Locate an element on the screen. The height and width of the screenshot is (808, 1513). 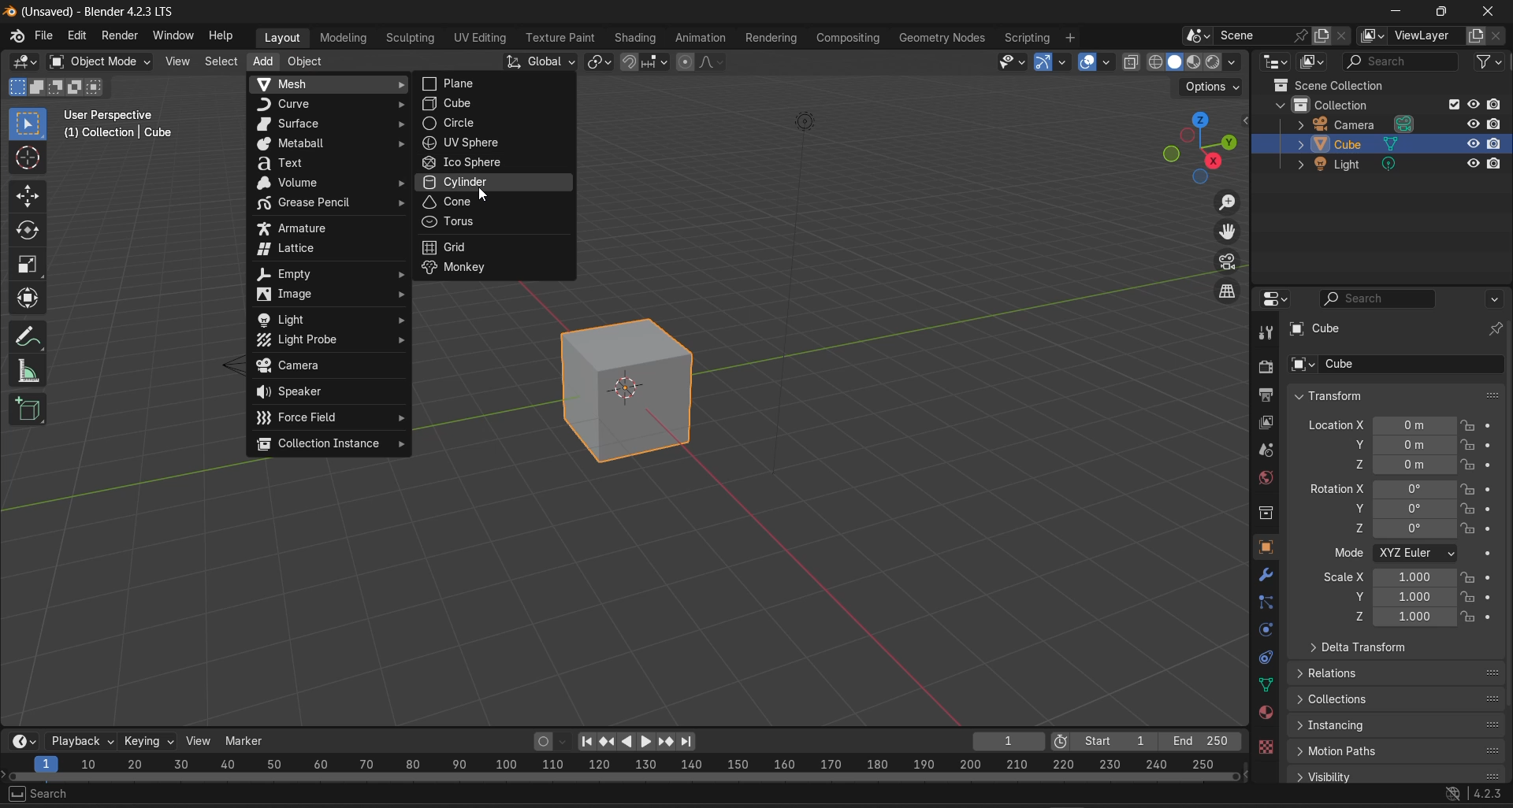
playback is located at coordinates (84, 740).